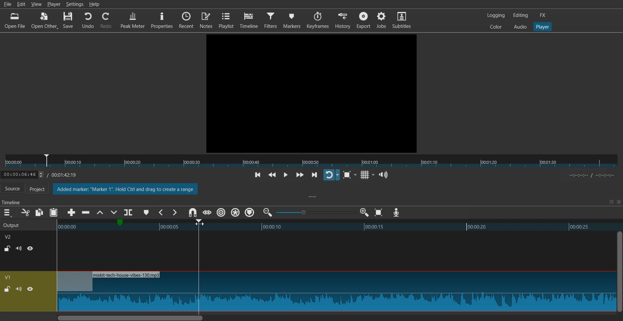  What do you see at coordinates (206, 19) in the screenshot?
I see `Notes` at bounding box center [206, 19].